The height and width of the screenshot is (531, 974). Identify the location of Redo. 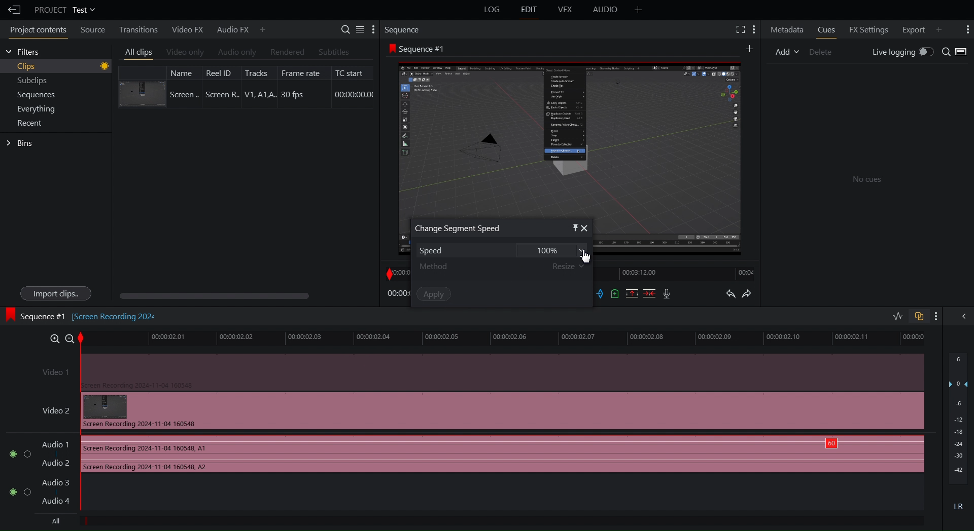
(752, 295).